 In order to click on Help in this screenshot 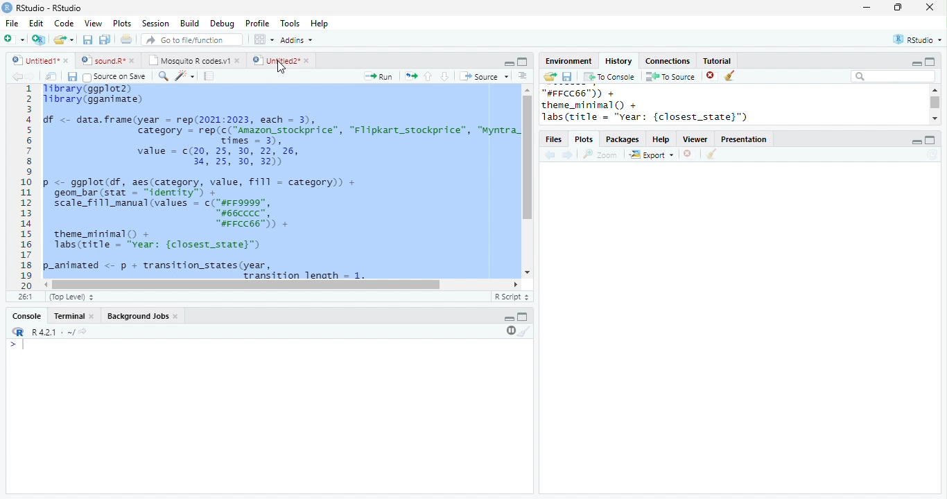, I will do `click(661, 139)`.